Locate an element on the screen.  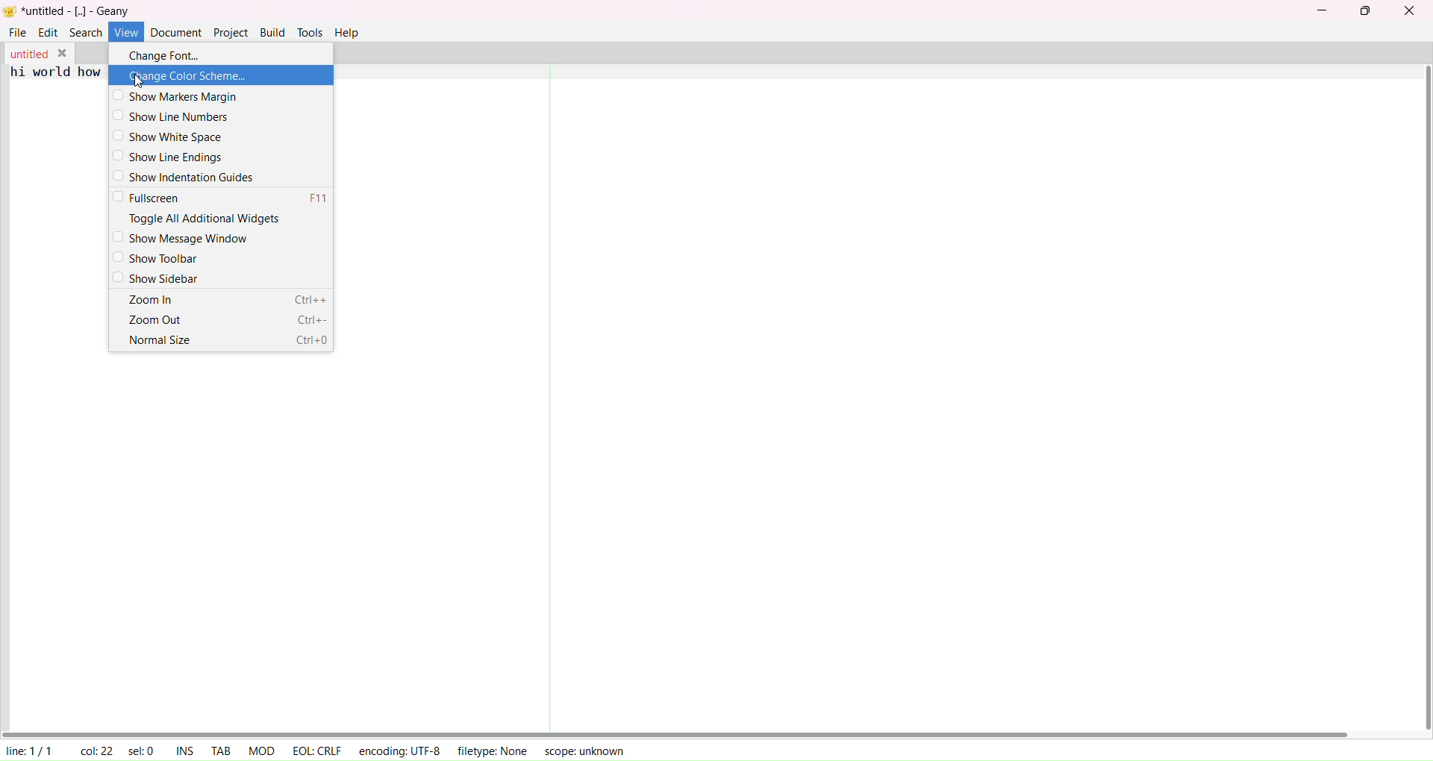
maximize is located at coordinates (1367, 11).